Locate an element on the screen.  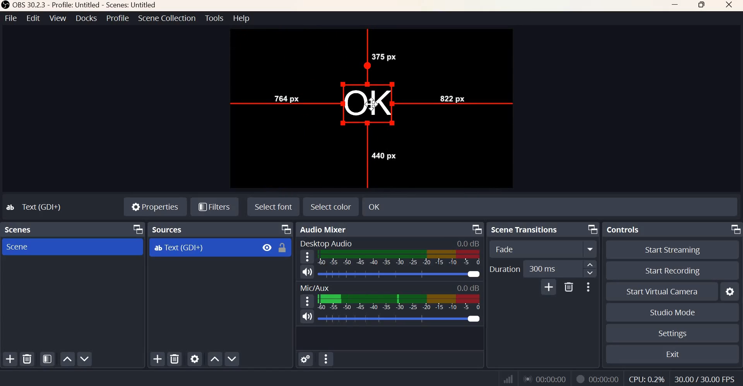
Remove scene is located at coordinates (27, 359).